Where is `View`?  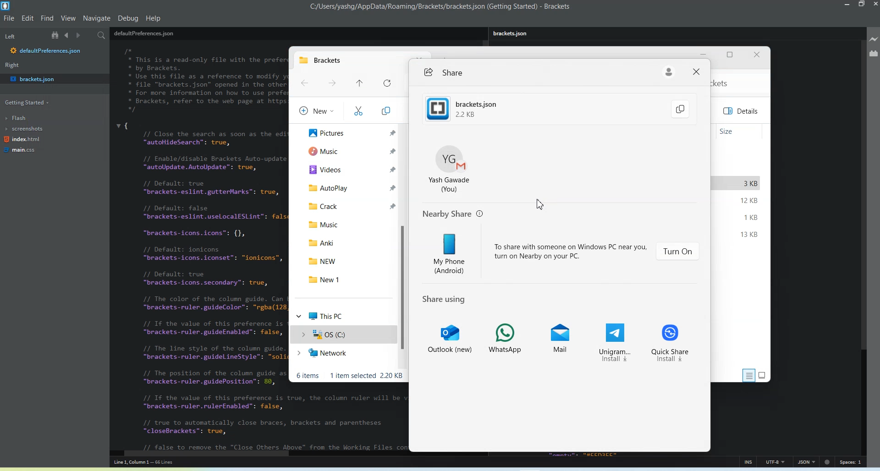
View is located at coordinates (68, 18).